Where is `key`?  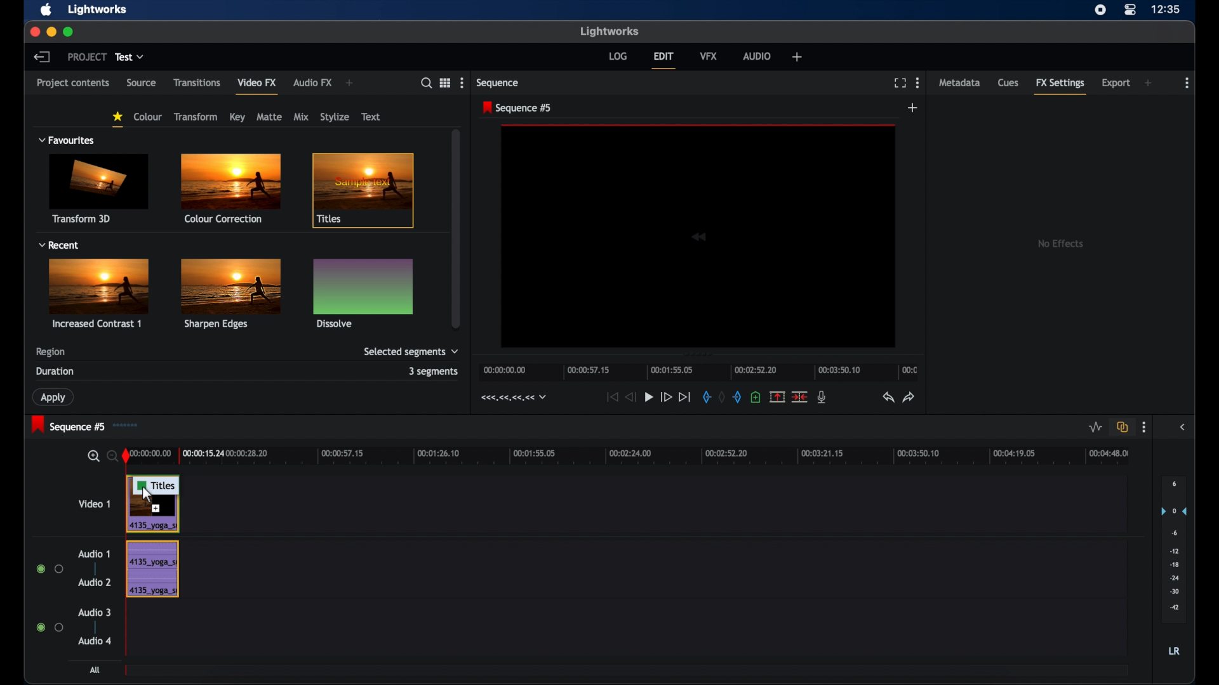 key is located at coordinates (237, 117).